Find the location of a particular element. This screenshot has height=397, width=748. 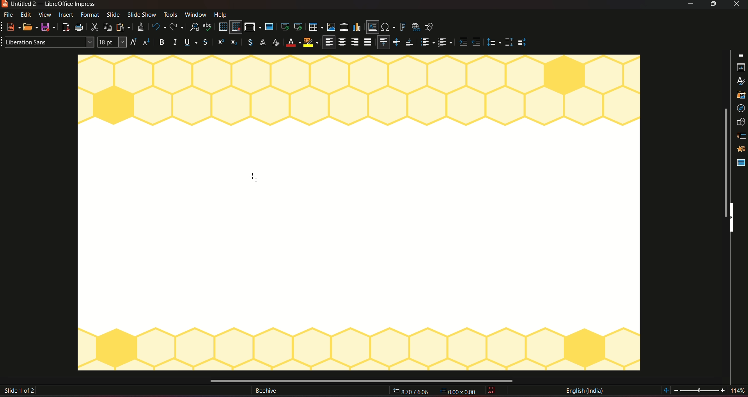

size decrease is located at coordinates (149, 42).